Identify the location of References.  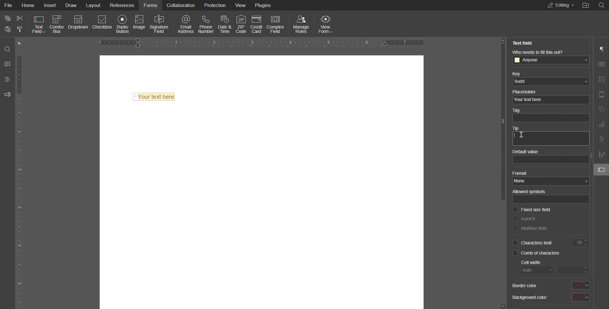
(122, 5).